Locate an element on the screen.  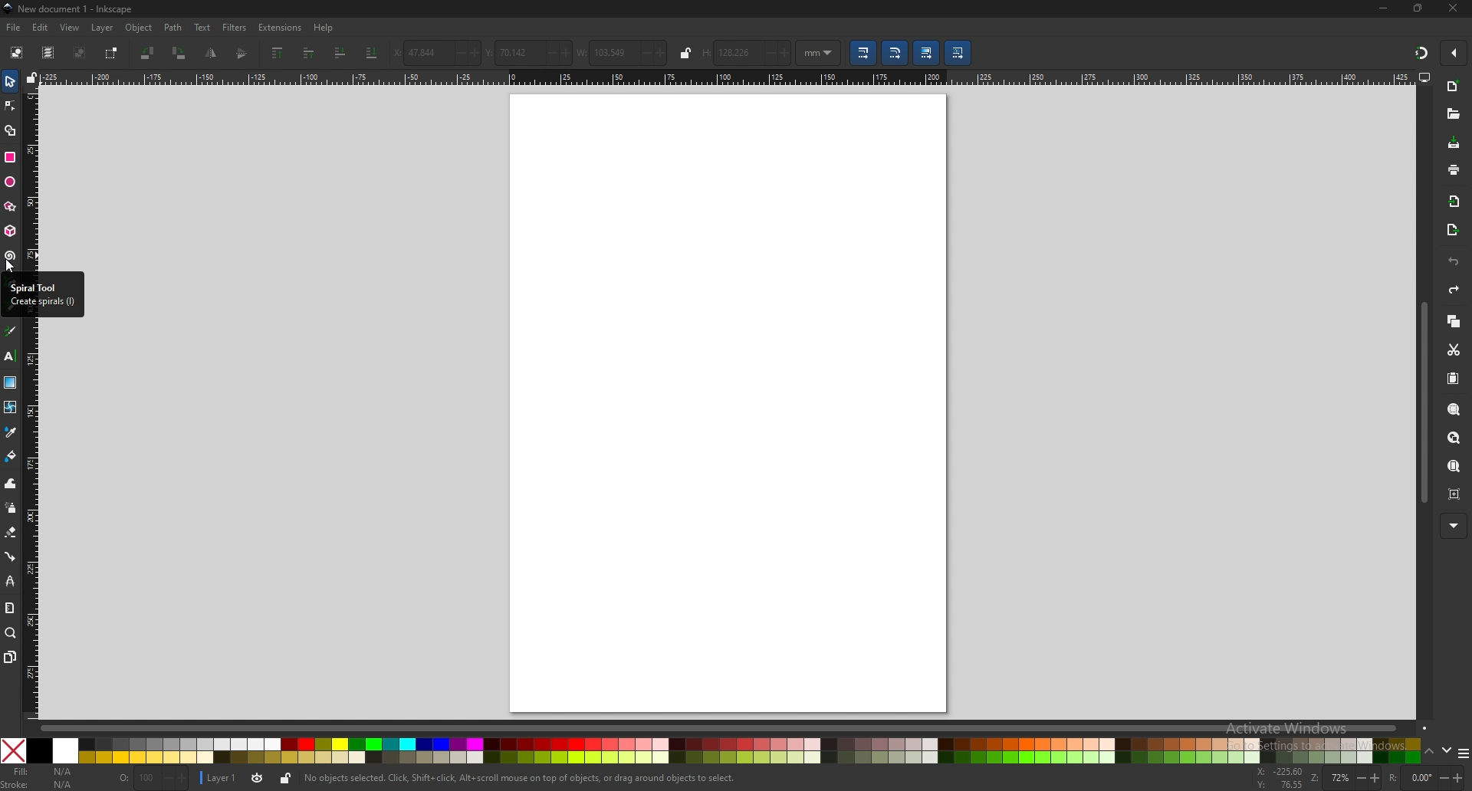
dropper is located at coordinates (11, 432).